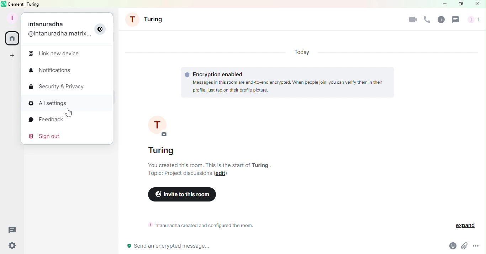 This screenshot has width=486, height=254. What do you see at coordinates (477, 4) in the screenshot?
I see `Close` at bounding box center [477, 4].